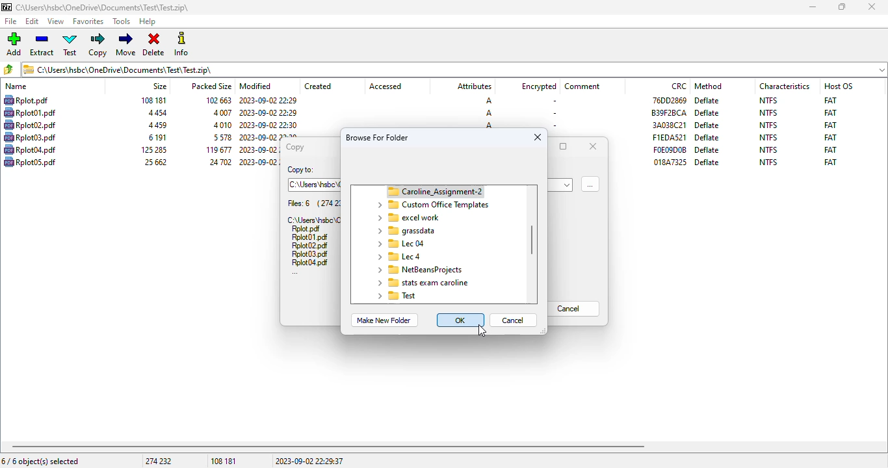  I want to click on .zip archive, so click(102, 7).